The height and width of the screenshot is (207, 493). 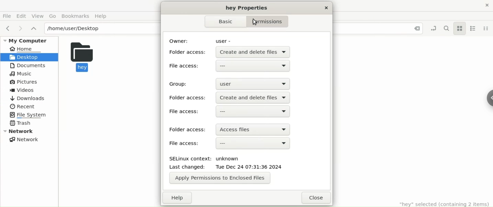 What do you see at coordinates (28, 115) in the screenshot?
I see `File System` at bounding box center [28, 115].